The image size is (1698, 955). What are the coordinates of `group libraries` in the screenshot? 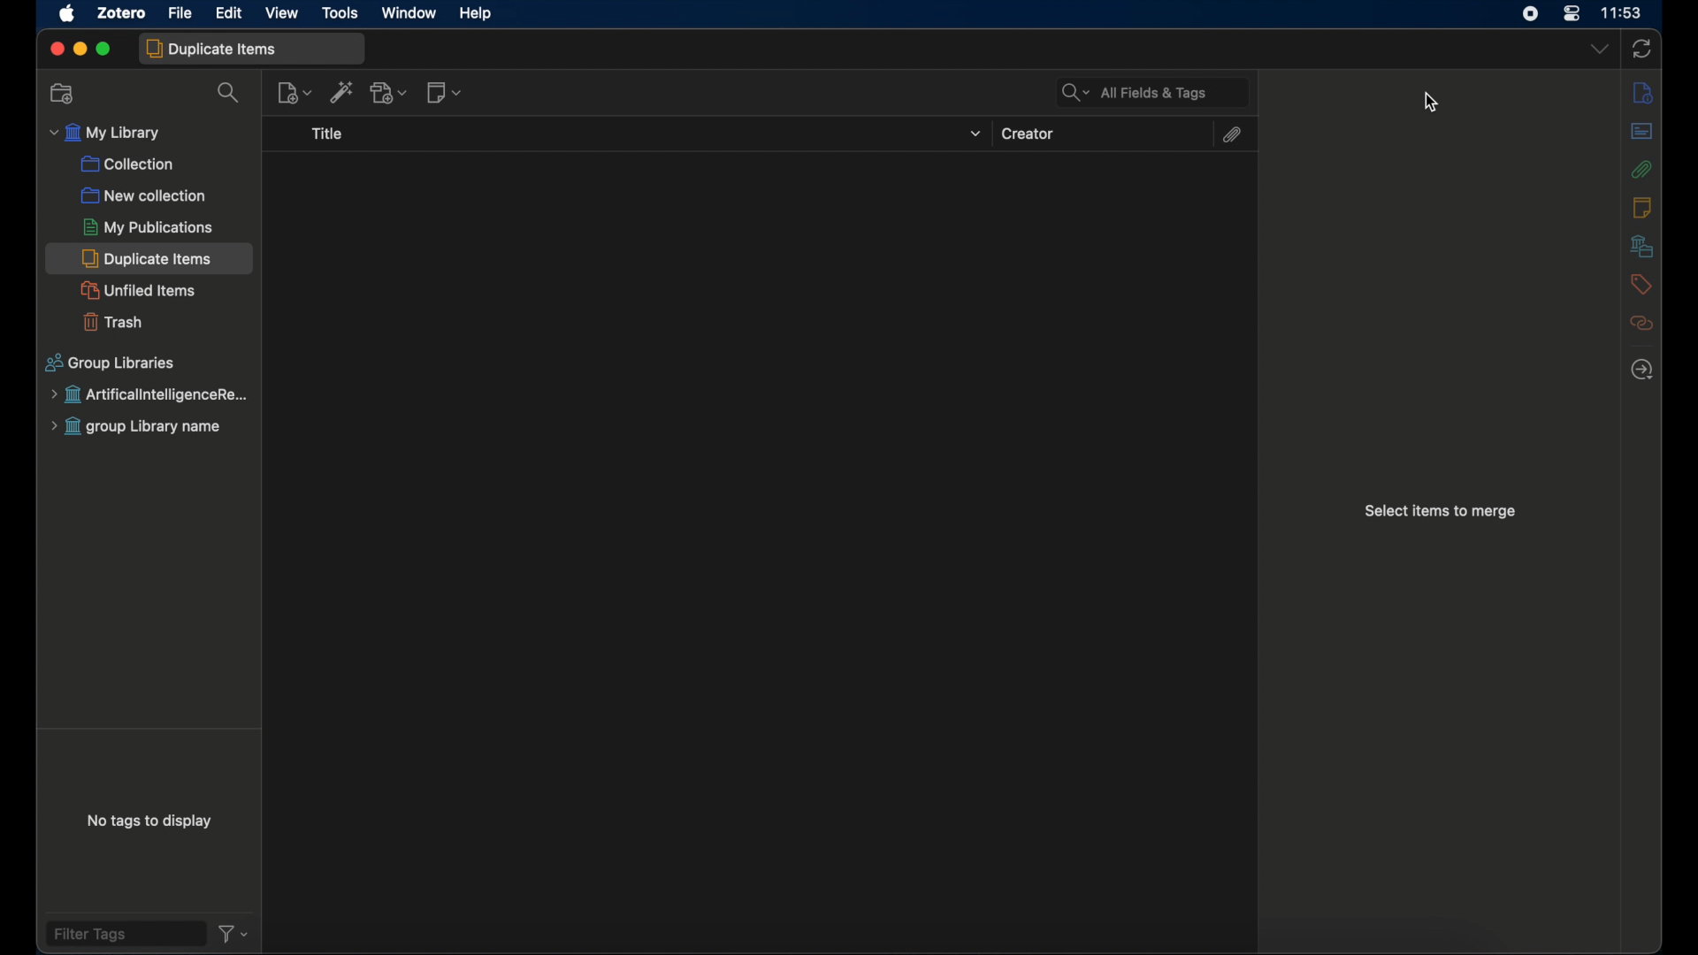 It's located at (111, 363).